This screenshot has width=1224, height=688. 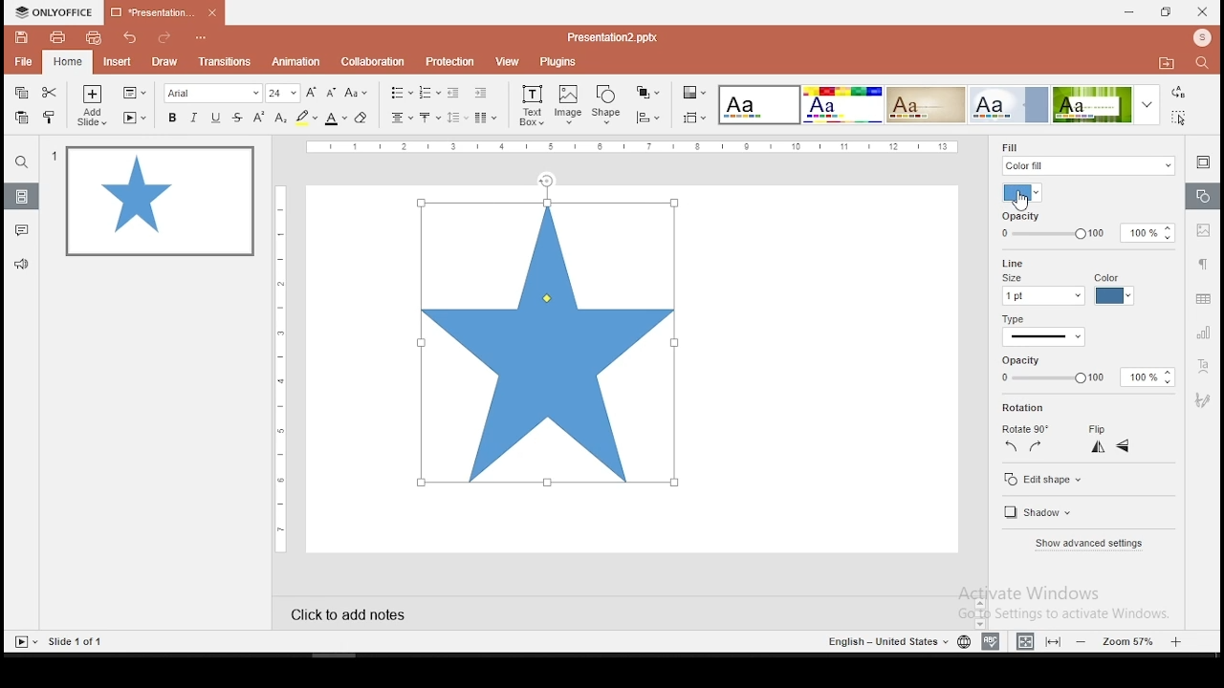 What do you see at coordinates (225, 64) in the screenshot?
I see `transitions` at bounding box center [225, 64].